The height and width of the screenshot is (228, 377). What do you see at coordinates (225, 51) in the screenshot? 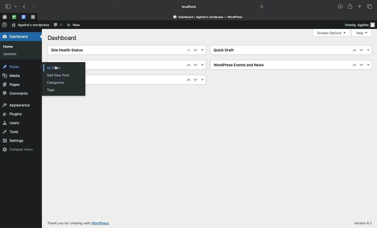
I see `Quick draft` at bounding box center [225, 51].